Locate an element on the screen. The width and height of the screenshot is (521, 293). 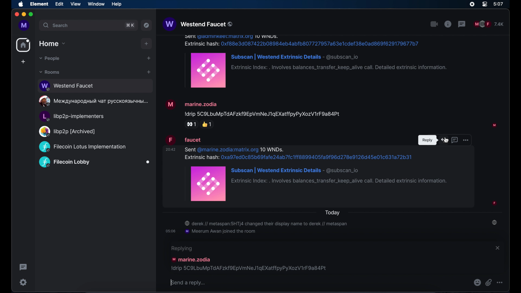
screen recorder icon is located at coordinates (472, 4).